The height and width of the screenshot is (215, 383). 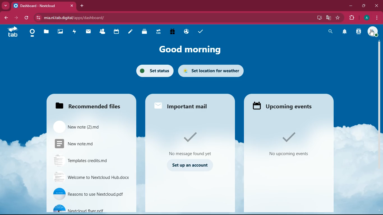 I want to click on mia.nl.tab.digital/apps/dashboard/, so click(x=77, y=18).